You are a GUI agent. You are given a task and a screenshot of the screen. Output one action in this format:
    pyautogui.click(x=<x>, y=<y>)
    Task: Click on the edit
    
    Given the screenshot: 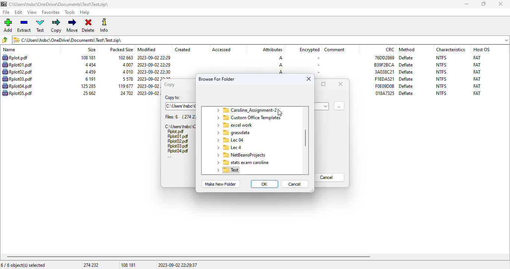 What is the action you would take?
    pyautogui.click(x=19, y=12)
    